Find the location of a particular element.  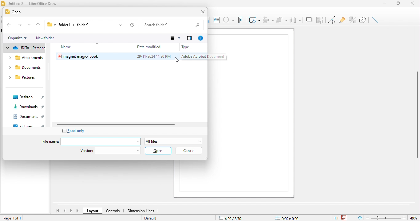

picture is located at coordinates (29, 125).